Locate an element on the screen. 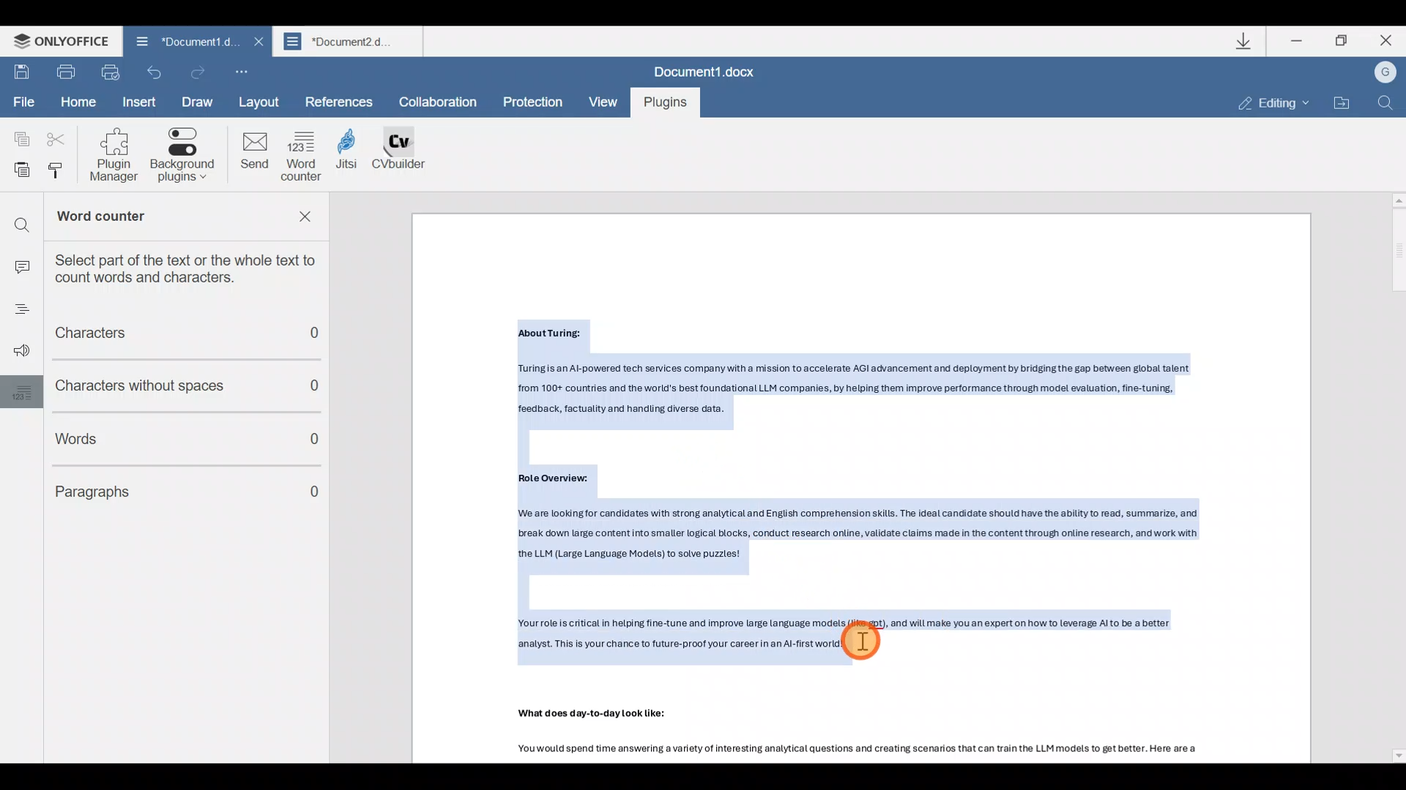  Layout is located at coordinates (264, 100).